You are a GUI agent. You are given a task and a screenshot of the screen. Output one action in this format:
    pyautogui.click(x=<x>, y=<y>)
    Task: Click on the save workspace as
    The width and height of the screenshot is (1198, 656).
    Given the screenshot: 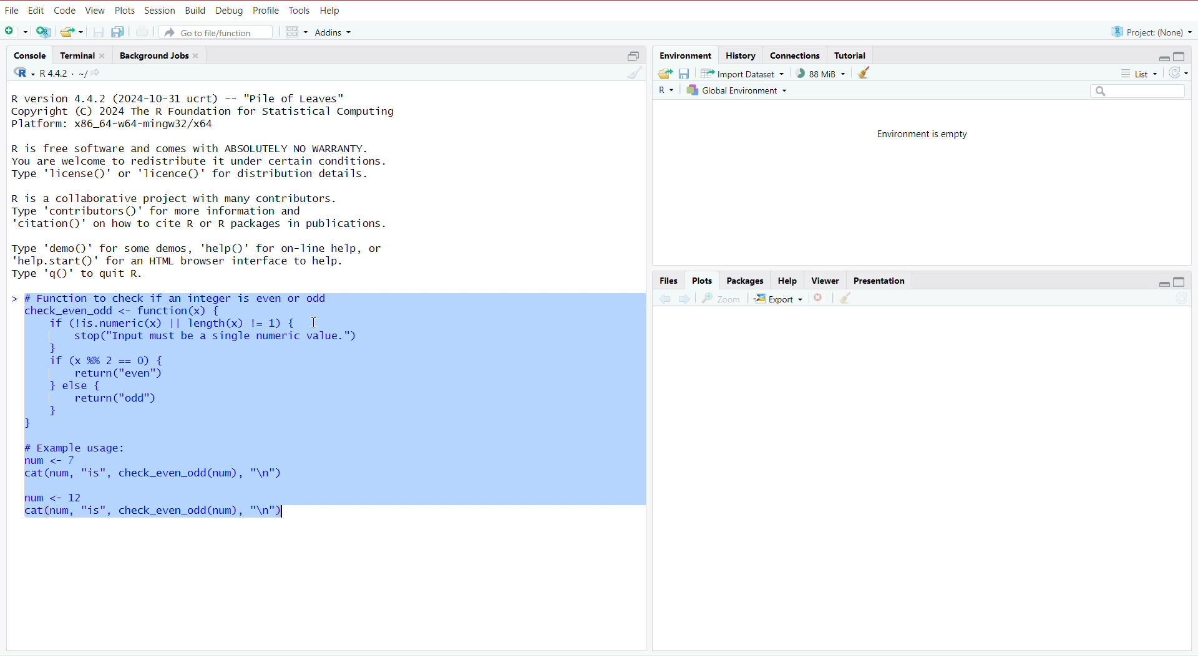 What is the action you would take?
    pyautogui.click(x=688, y=74)
    